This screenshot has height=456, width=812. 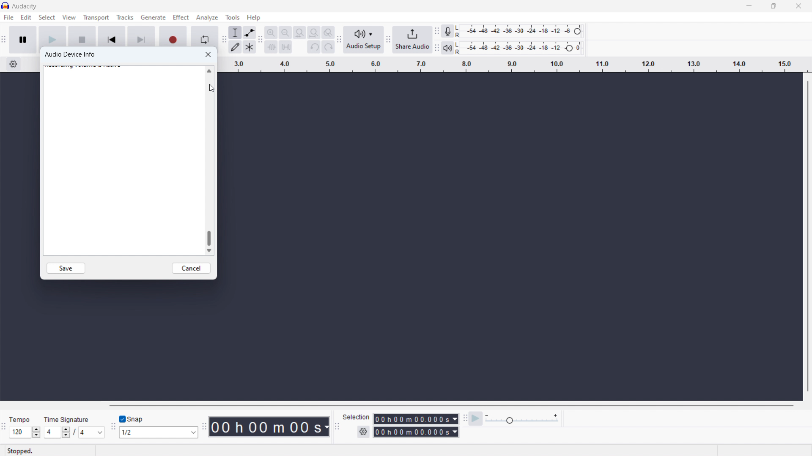 I want to click on play at speed, so click(x=476, y=418).